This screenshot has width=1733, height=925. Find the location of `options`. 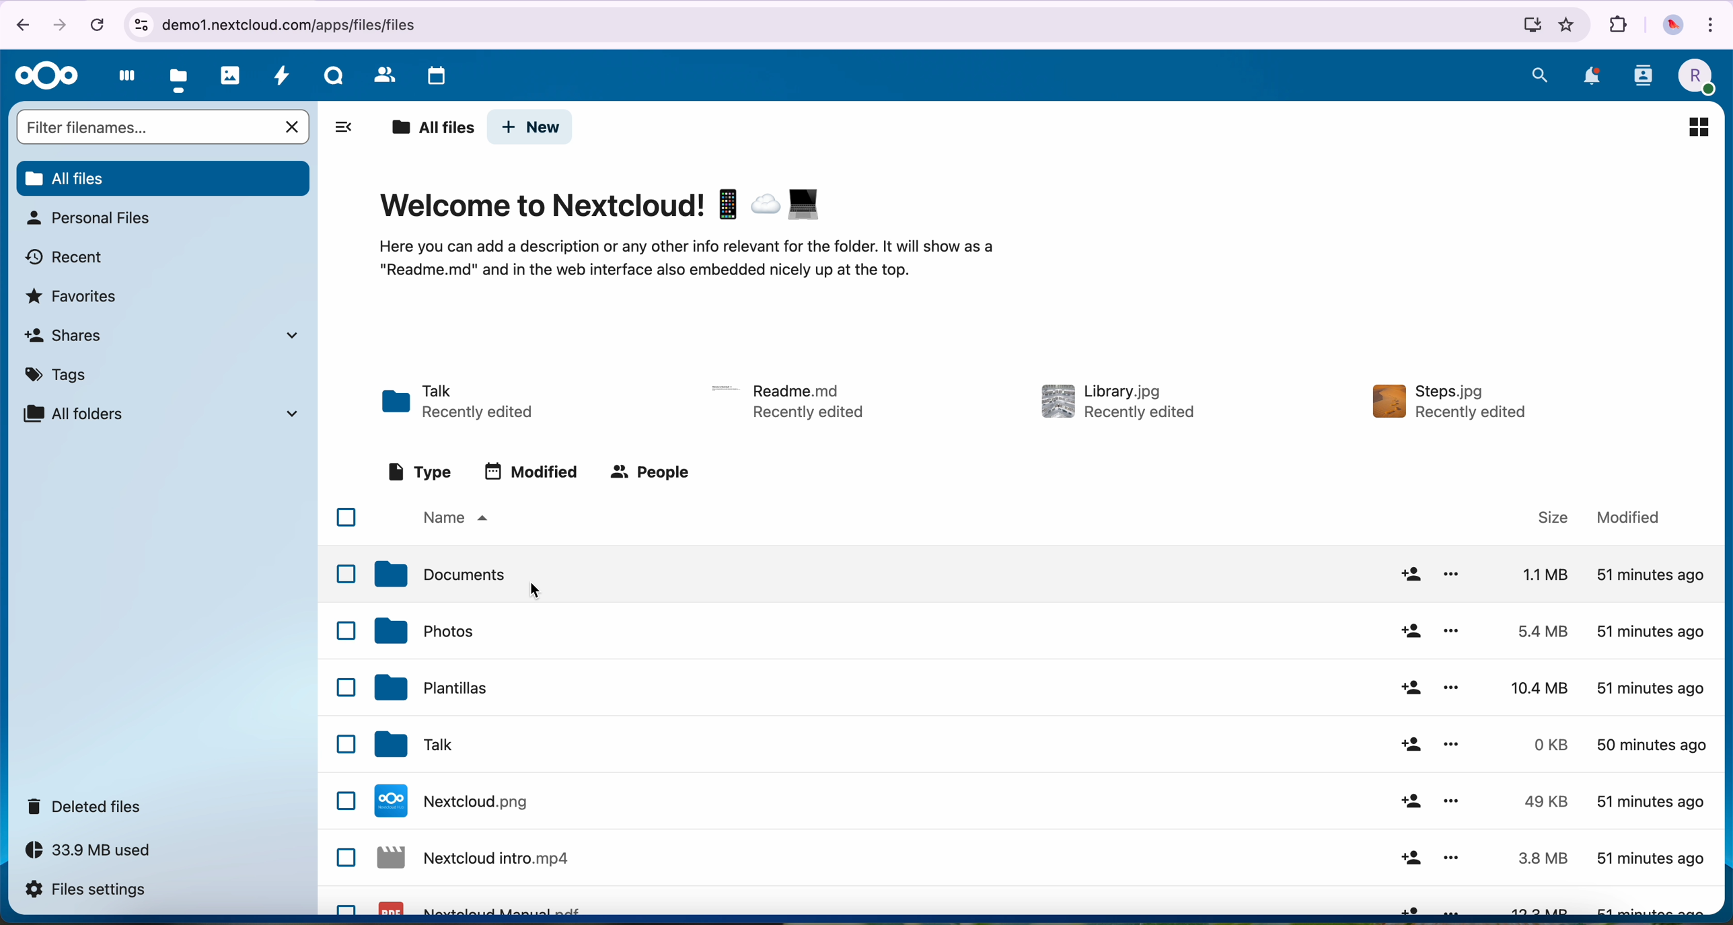

options is located at coordinates (1450, 687).